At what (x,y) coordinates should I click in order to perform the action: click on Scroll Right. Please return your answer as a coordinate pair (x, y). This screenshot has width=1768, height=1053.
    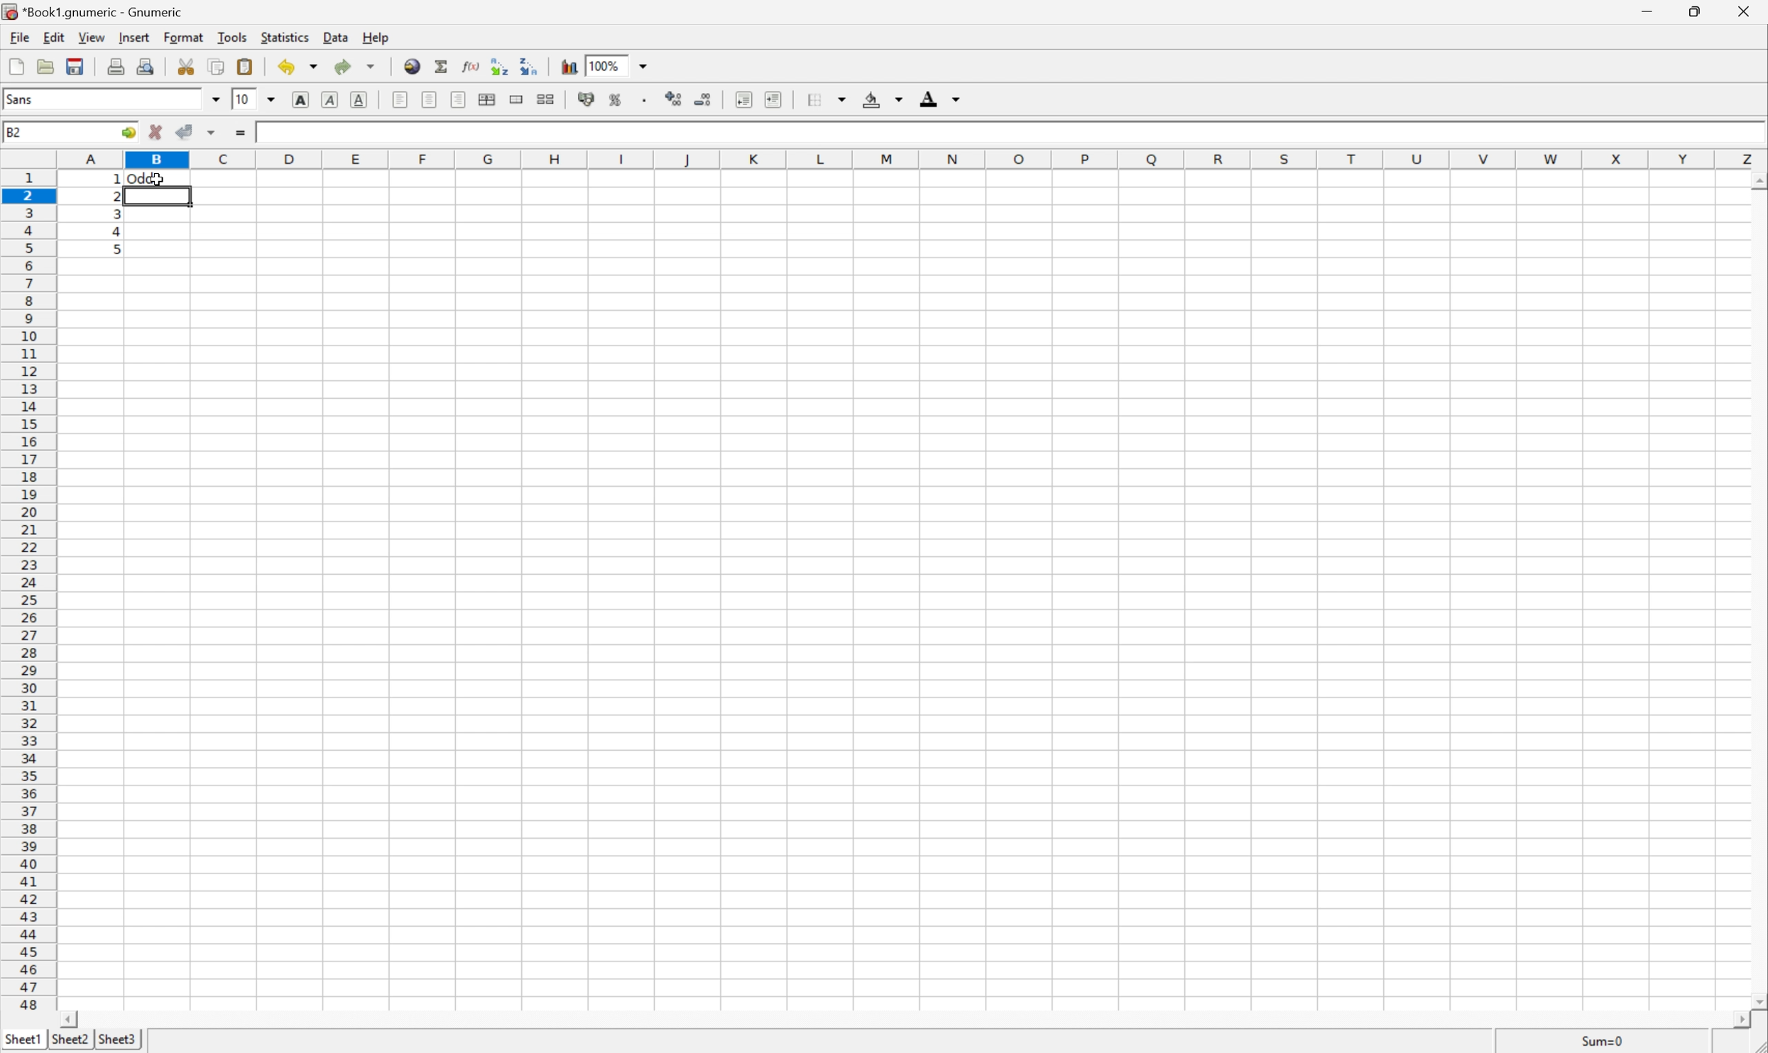
    Looking at the image, I should click on (1732, 1019).